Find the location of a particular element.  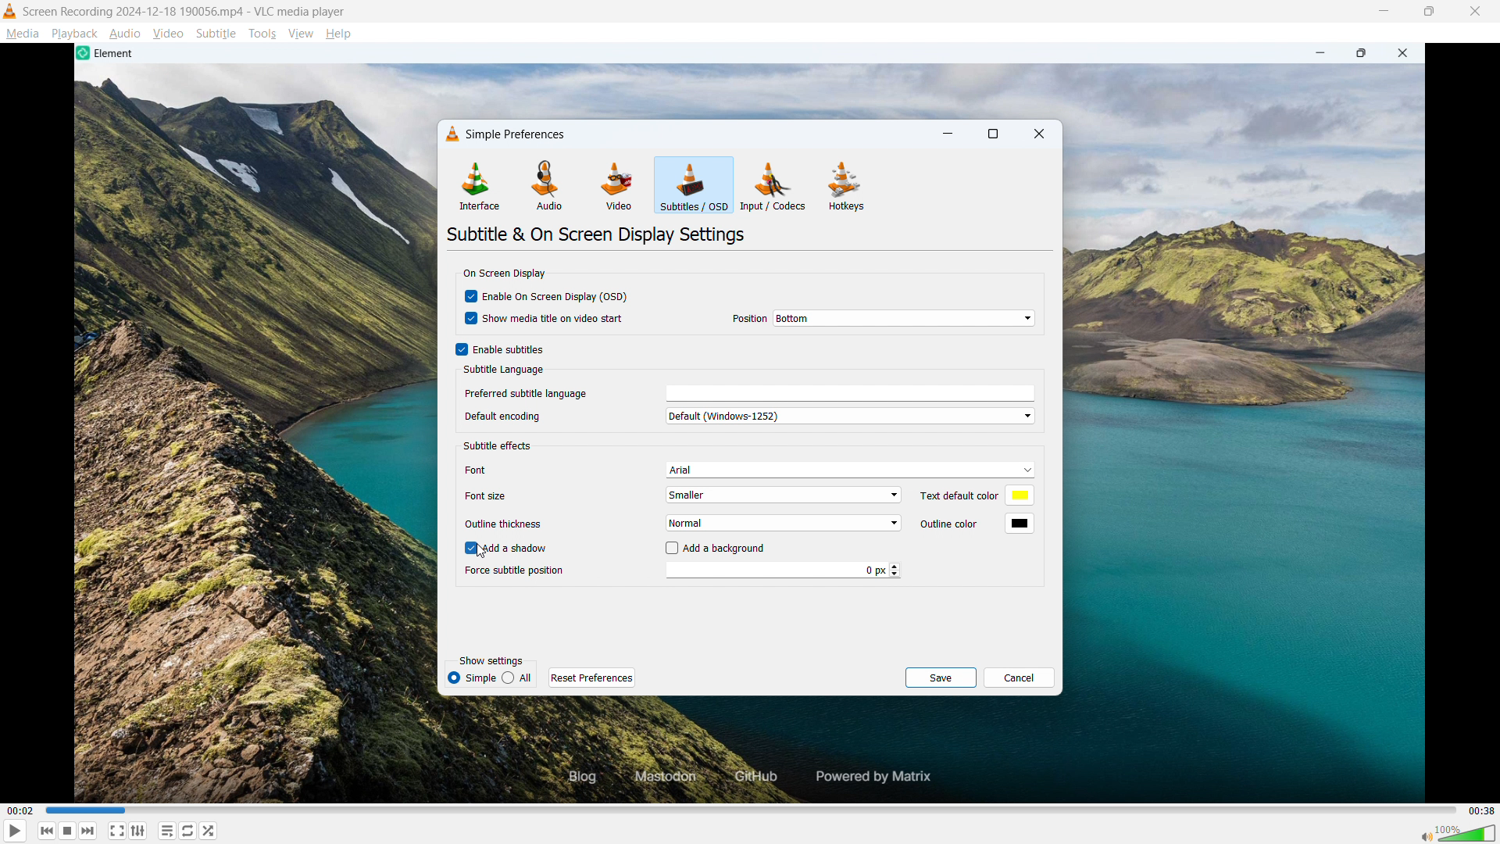

checkbox is located at coordinates (466, 320).